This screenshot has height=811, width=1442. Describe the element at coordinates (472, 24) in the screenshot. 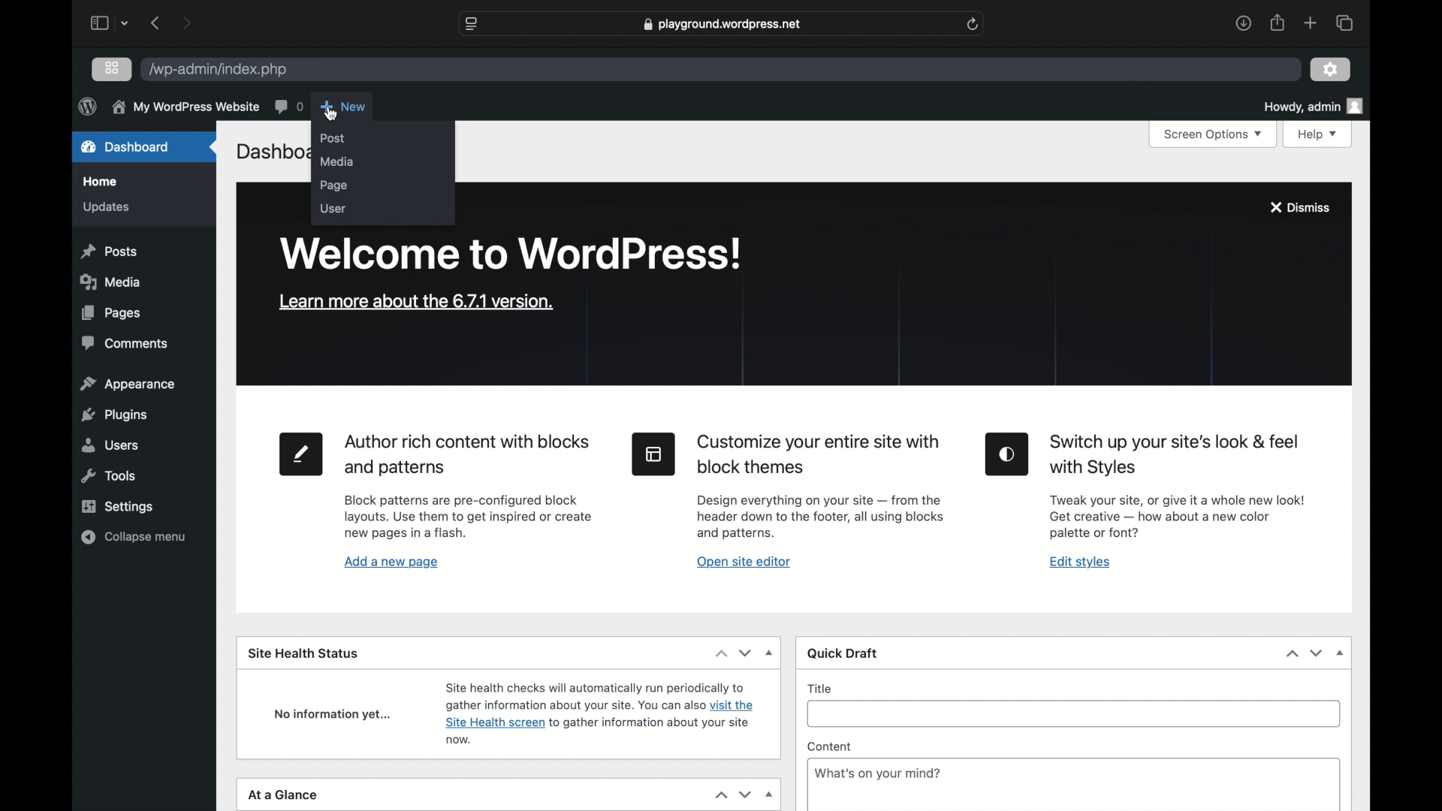

I see `website settings` at that location.